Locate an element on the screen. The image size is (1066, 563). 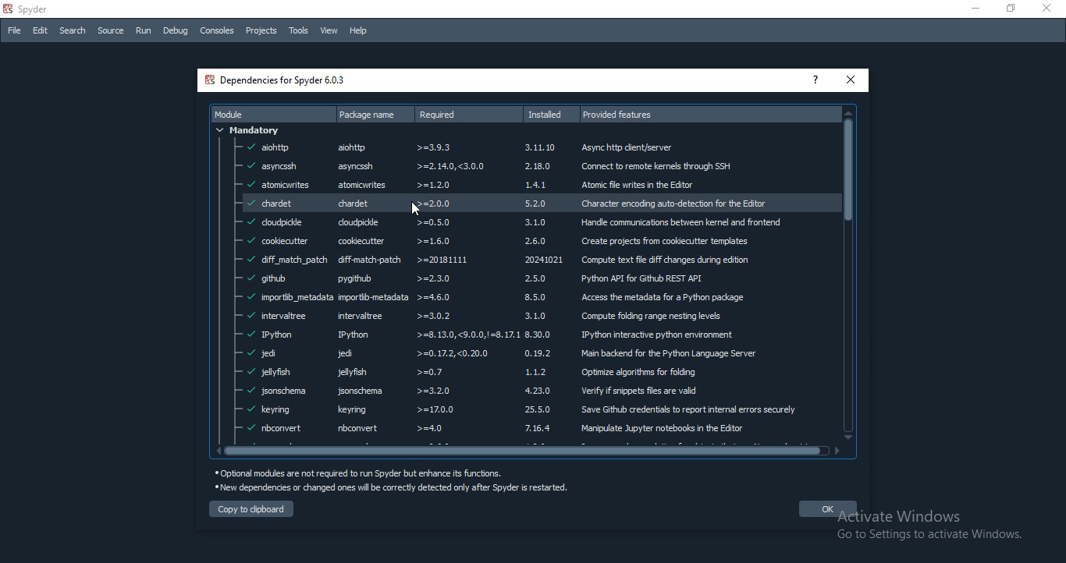
scroll bar is located at coordinates (850, 271).